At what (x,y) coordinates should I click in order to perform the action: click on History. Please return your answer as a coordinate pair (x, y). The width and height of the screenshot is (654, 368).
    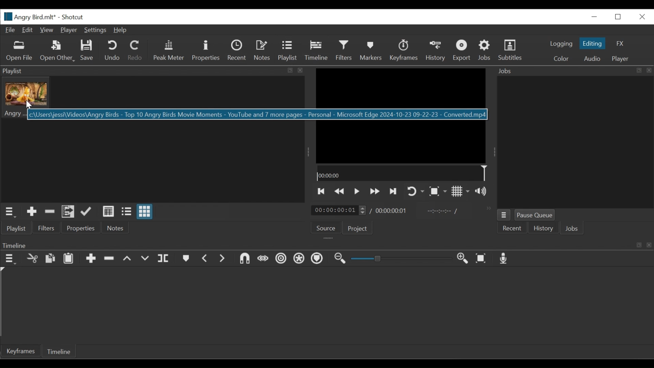
    Looking at the image, I should click on (543, 228).